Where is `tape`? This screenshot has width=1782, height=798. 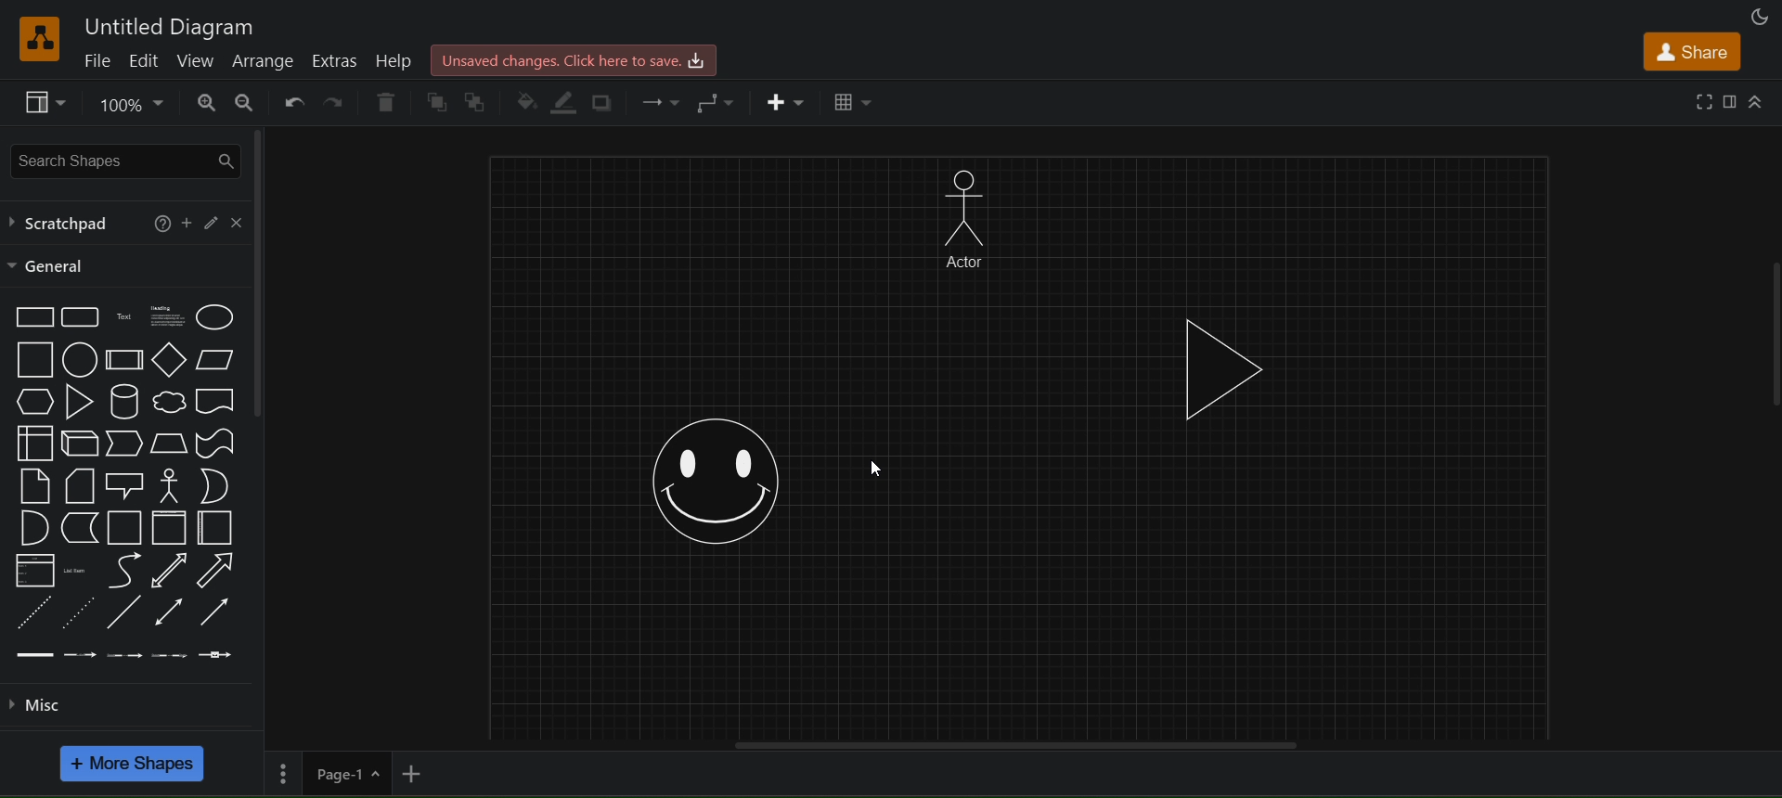 tape is located at coordinates (214, 443).